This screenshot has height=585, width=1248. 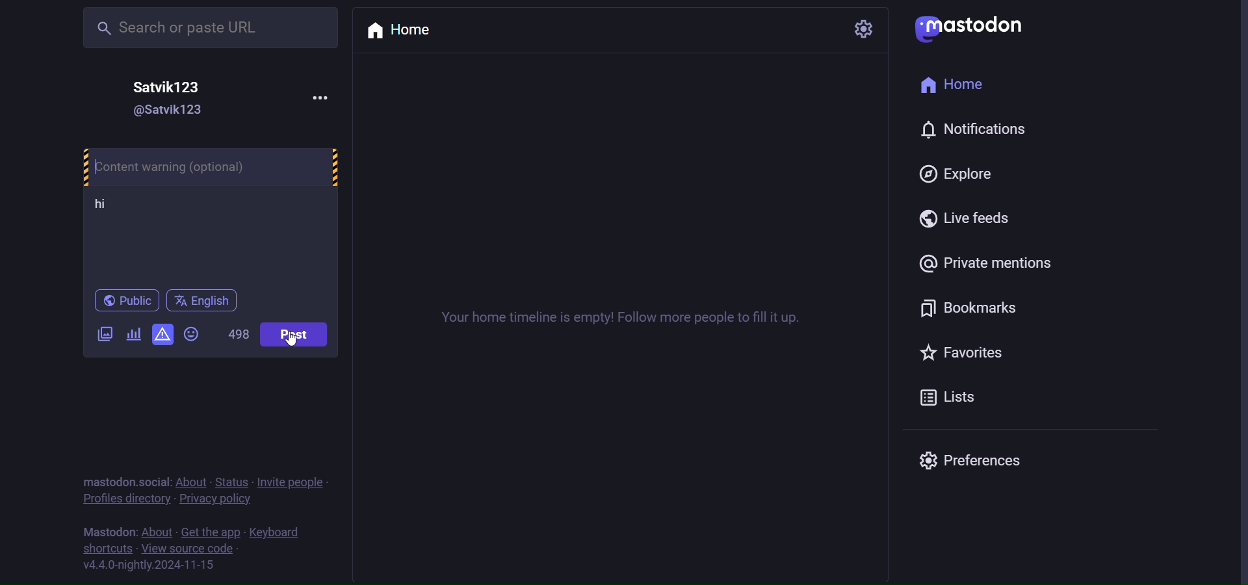 What do you see at coordinates (957, 174) in the screenshot?
I see `explore` at bounding box center [957, 174].